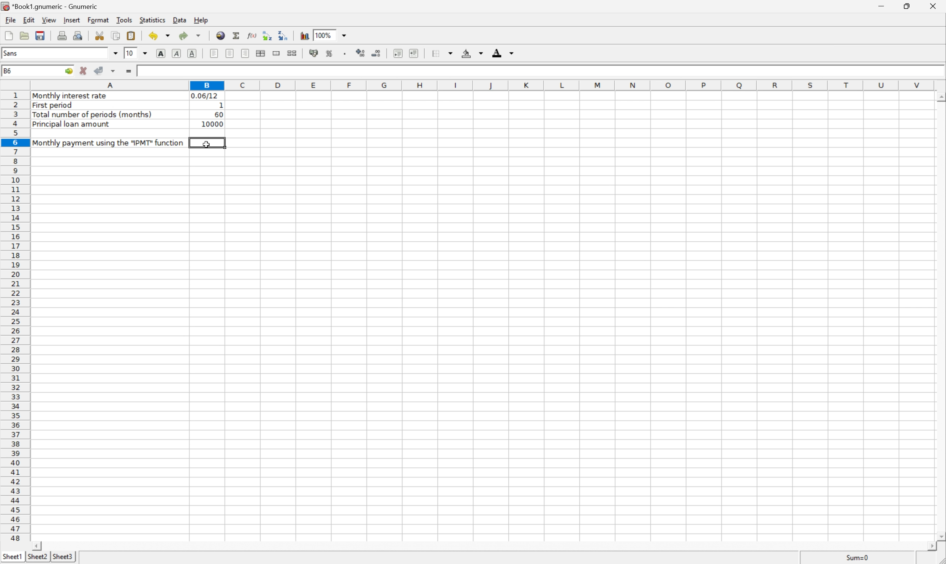 Image resolution: width=946 pixels, height=564 pixels. Describe the element at coordinates (218, 114) in the screenshot. I see `60` at that location.